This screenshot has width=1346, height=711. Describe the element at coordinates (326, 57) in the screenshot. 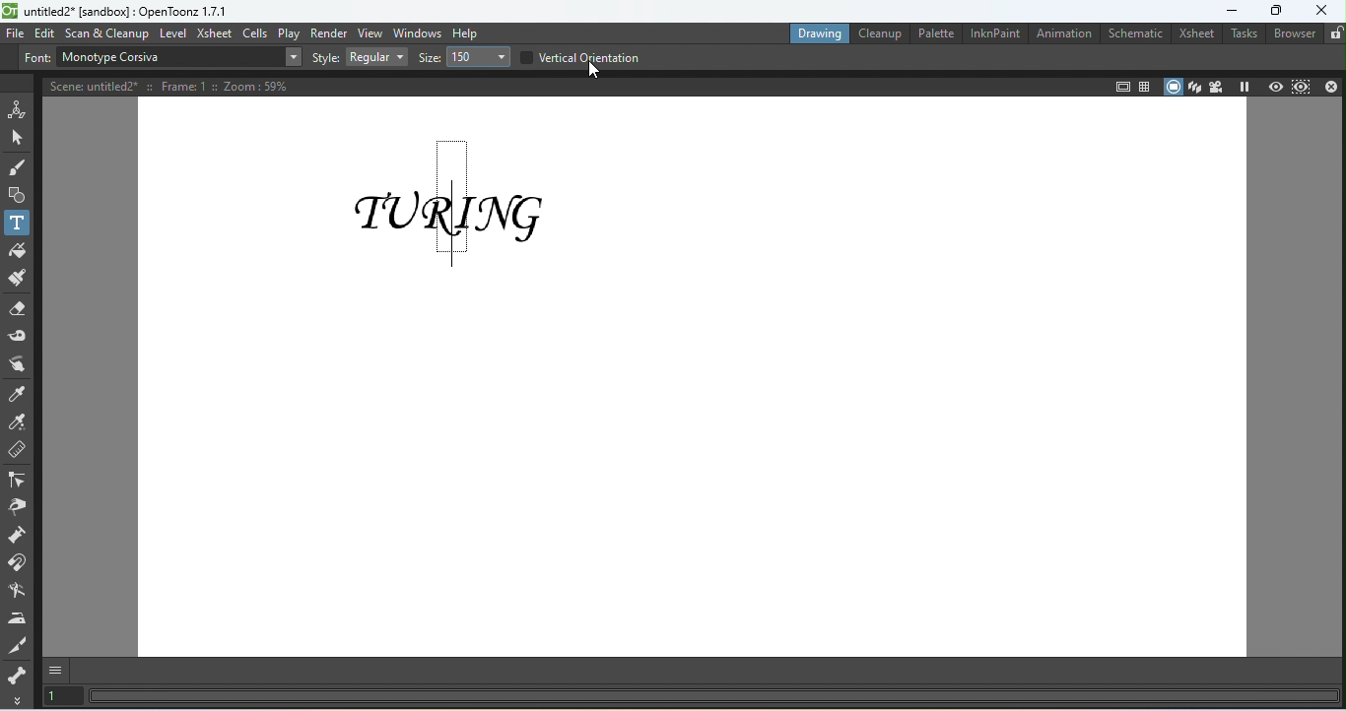

I see `Style` at that location.